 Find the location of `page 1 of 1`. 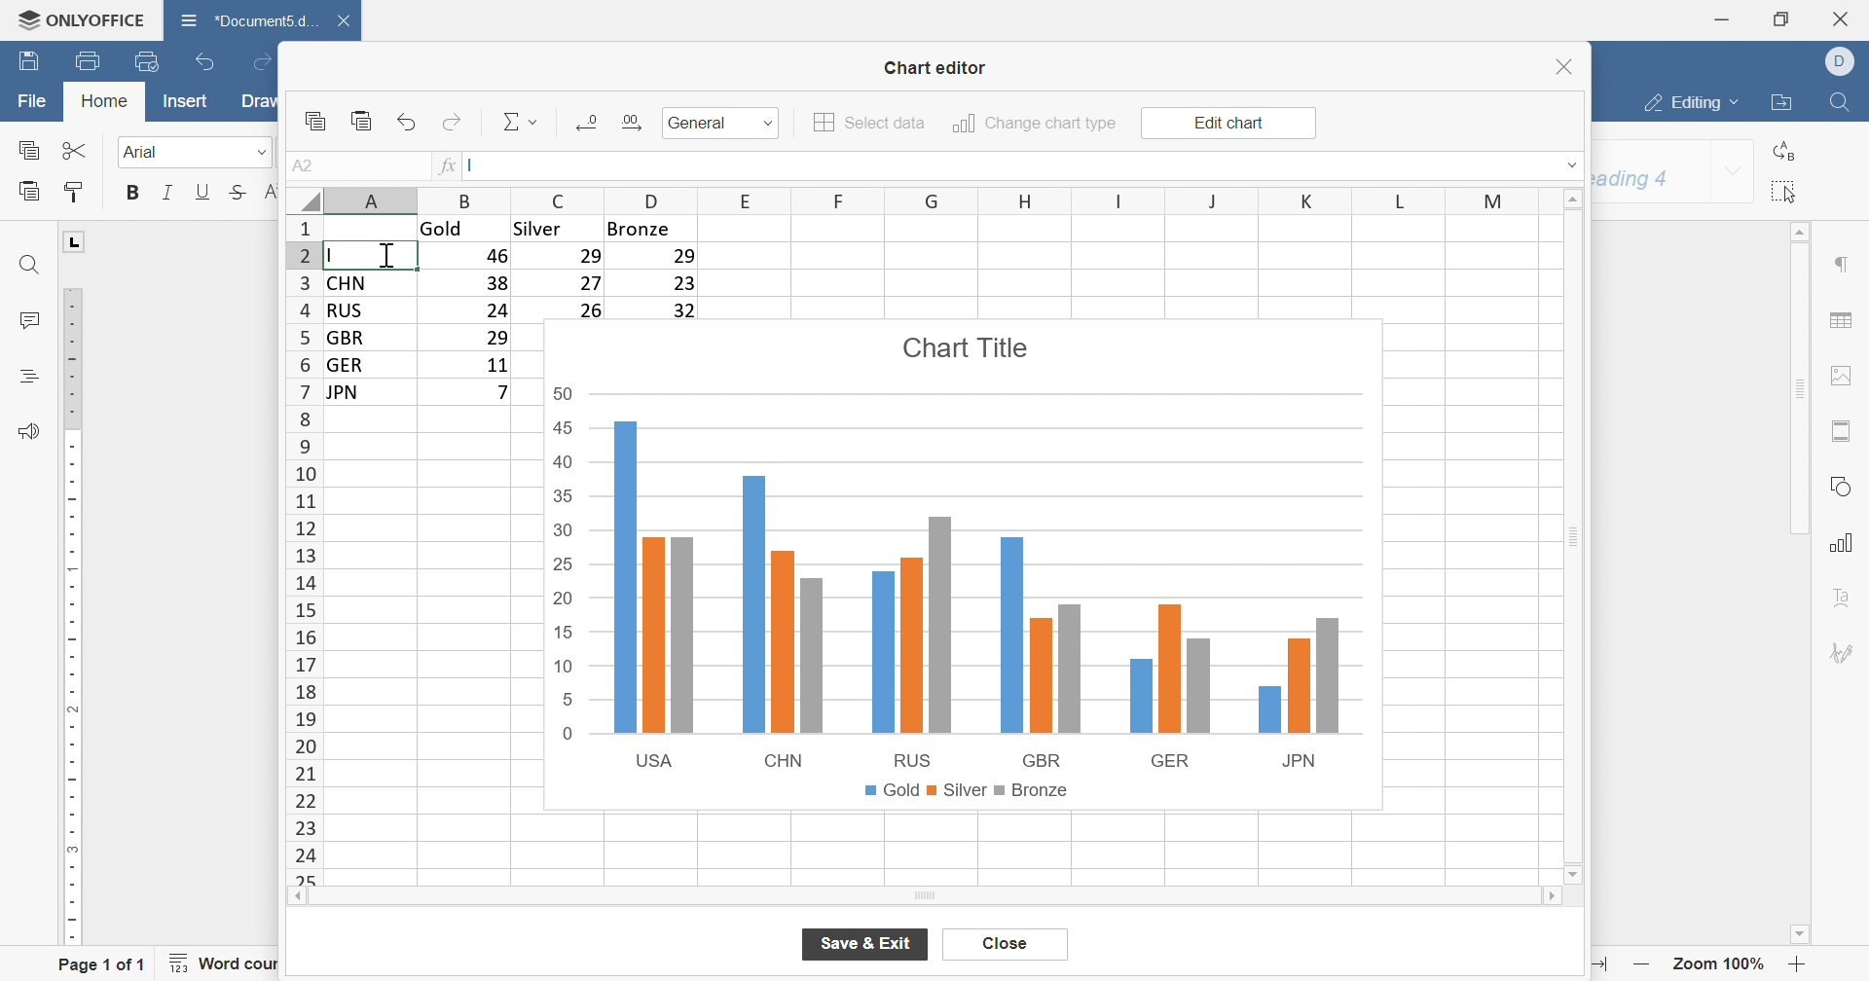

page 1 of 1 is located at coordinates (103, 967).